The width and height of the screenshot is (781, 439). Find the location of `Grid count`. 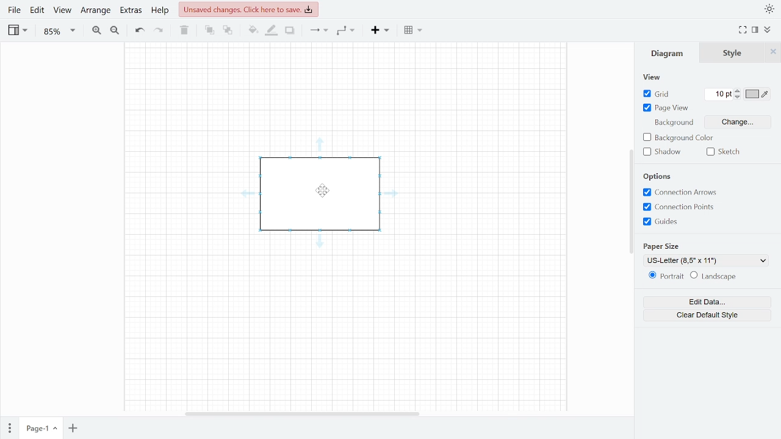

Grid count is located at coordinates (720, 94).